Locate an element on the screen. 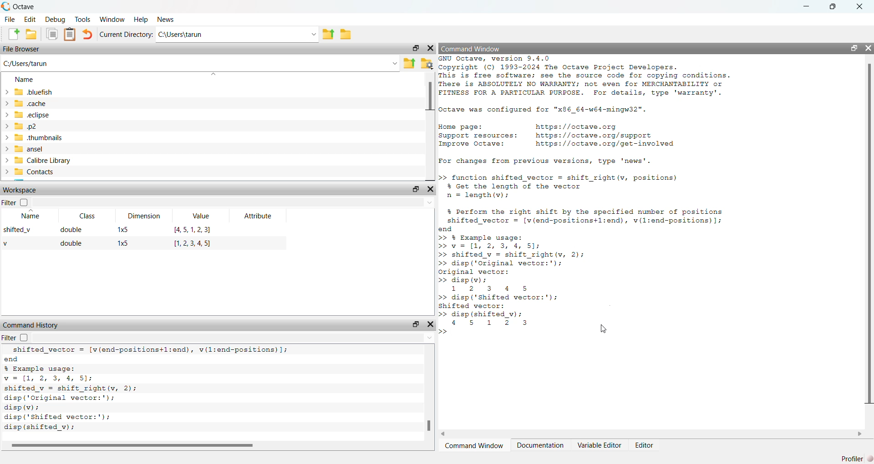  | For changes from previous versions, type 'news'. is located at coordinates (543, 162).